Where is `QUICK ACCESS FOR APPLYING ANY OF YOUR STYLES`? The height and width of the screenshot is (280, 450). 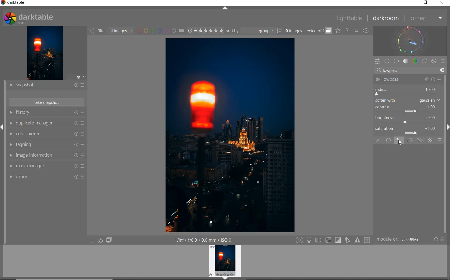 QUICK ACCESS FOR APPLYING ANY OF YOUR STYLES is located at coordinates (100, 240).